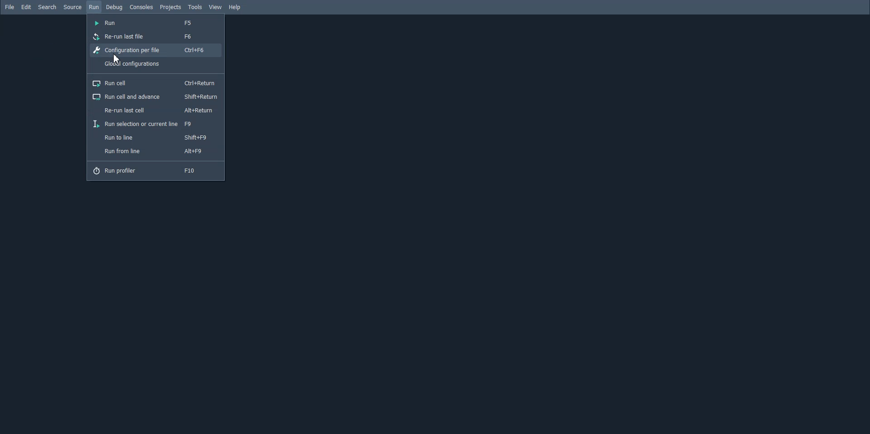 Image resolution: width=870 pixels, height=434 pixels. Describe the element at coordinates (234, 7) in the screenshot. I see `Help` at that location.